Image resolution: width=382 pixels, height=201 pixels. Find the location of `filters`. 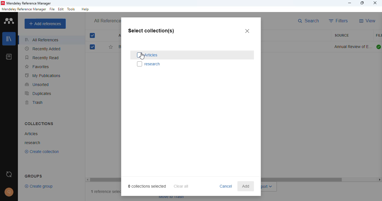

filters is located at coordinates (339, 21).